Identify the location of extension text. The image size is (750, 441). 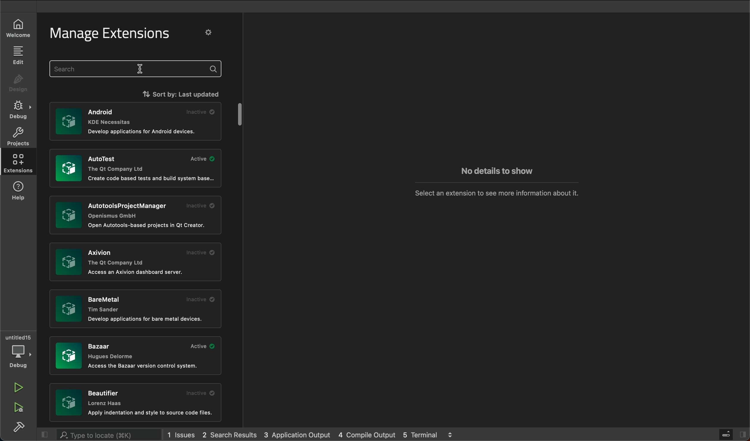
(132, 210).